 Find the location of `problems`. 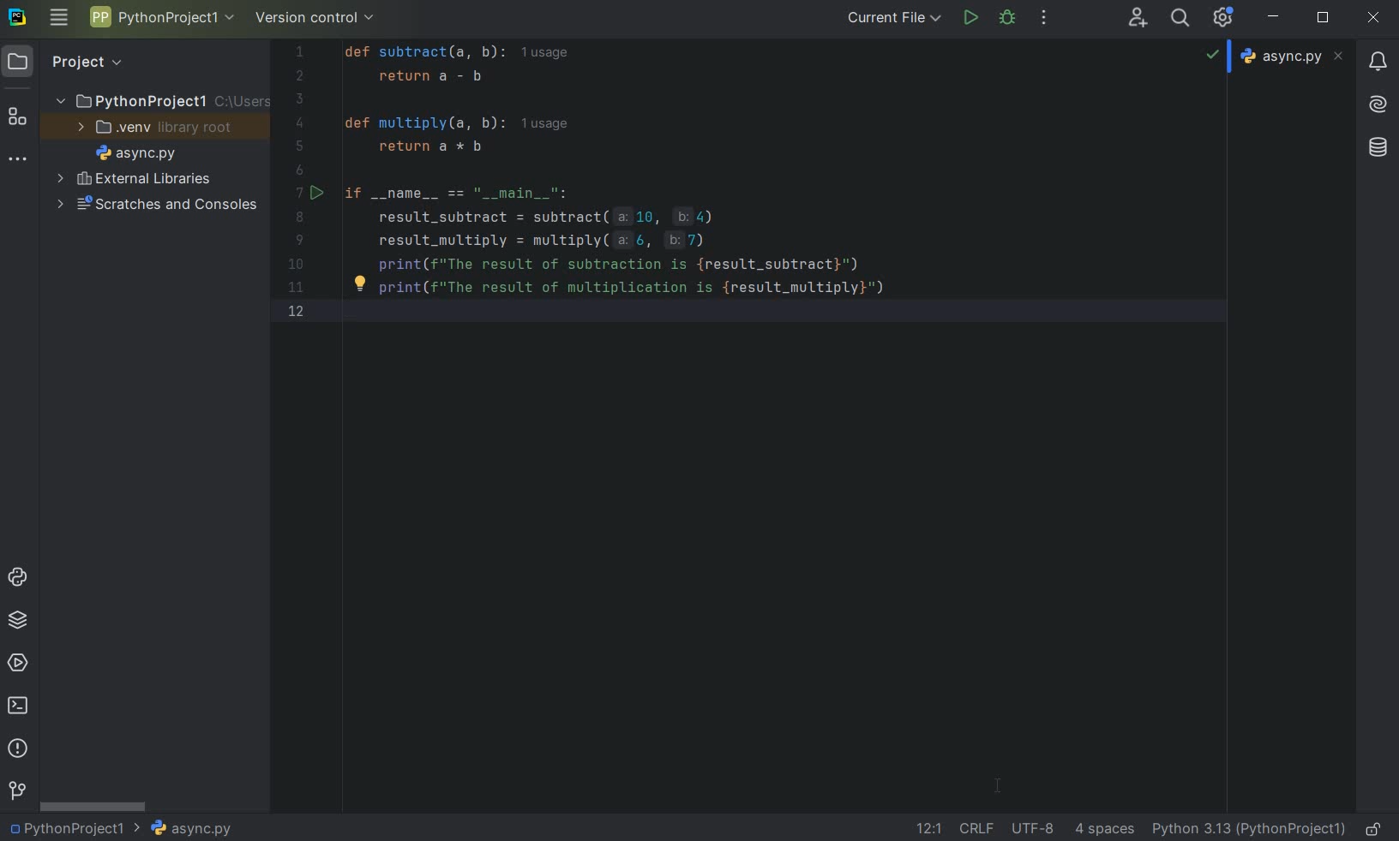

problems is located at coordinates (17, 747).